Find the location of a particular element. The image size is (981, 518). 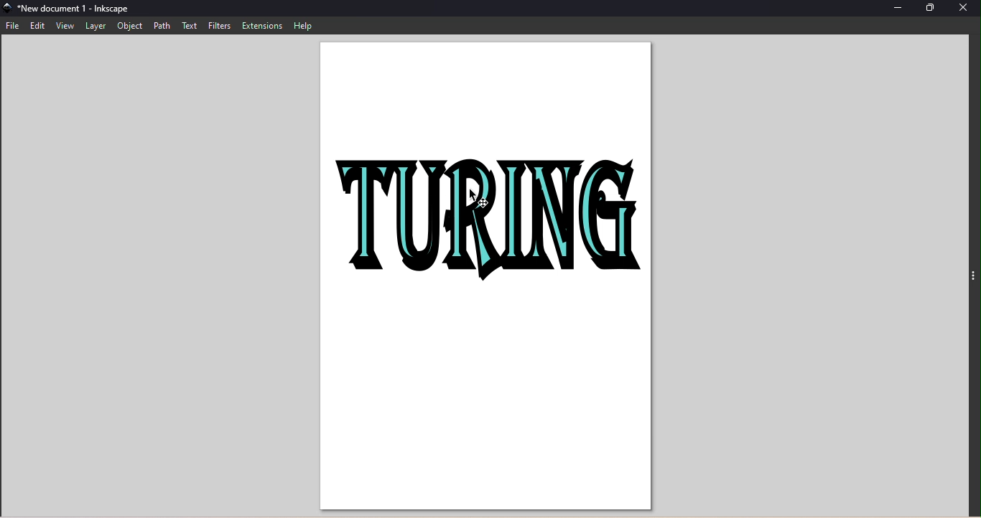

Canvas is located at coordinates (488, 278).